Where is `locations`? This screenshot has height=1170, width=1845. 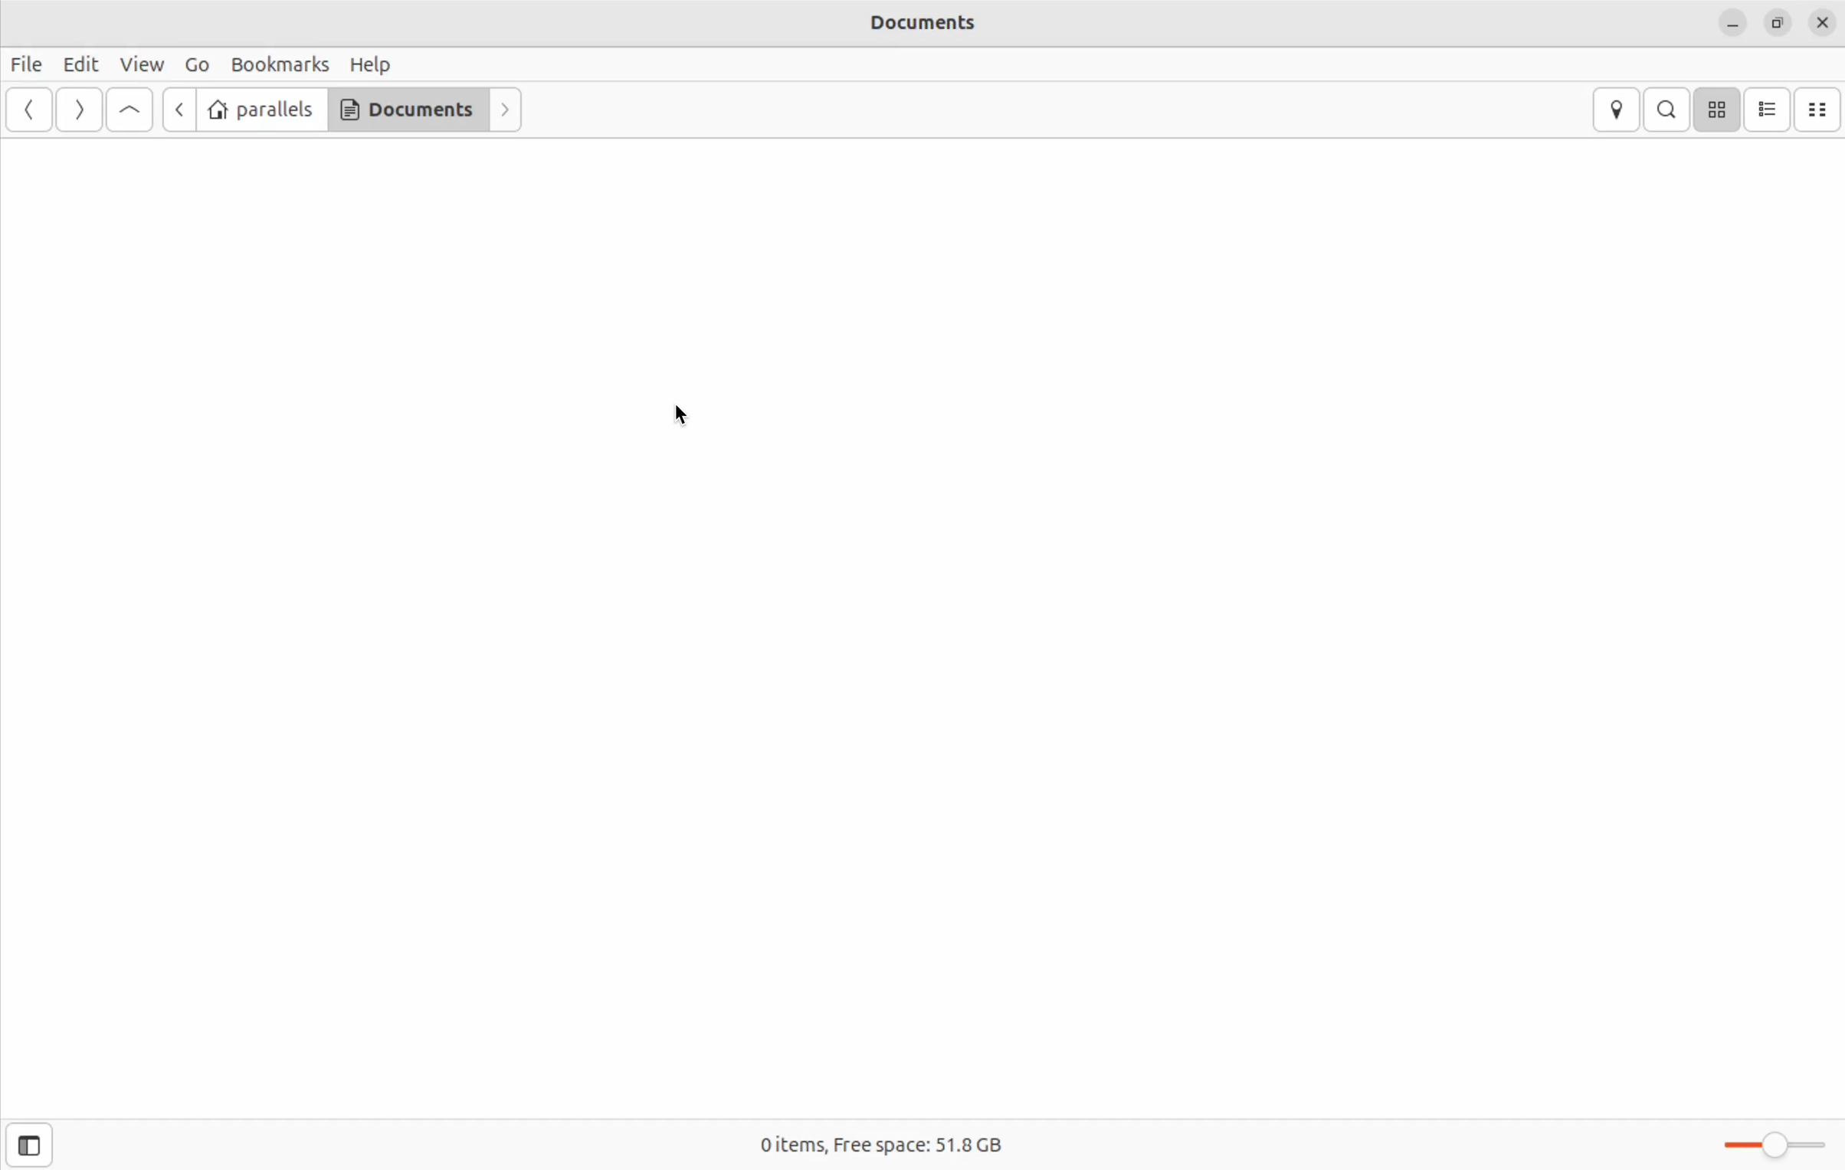 locations is located at coordinates (1621, 110).